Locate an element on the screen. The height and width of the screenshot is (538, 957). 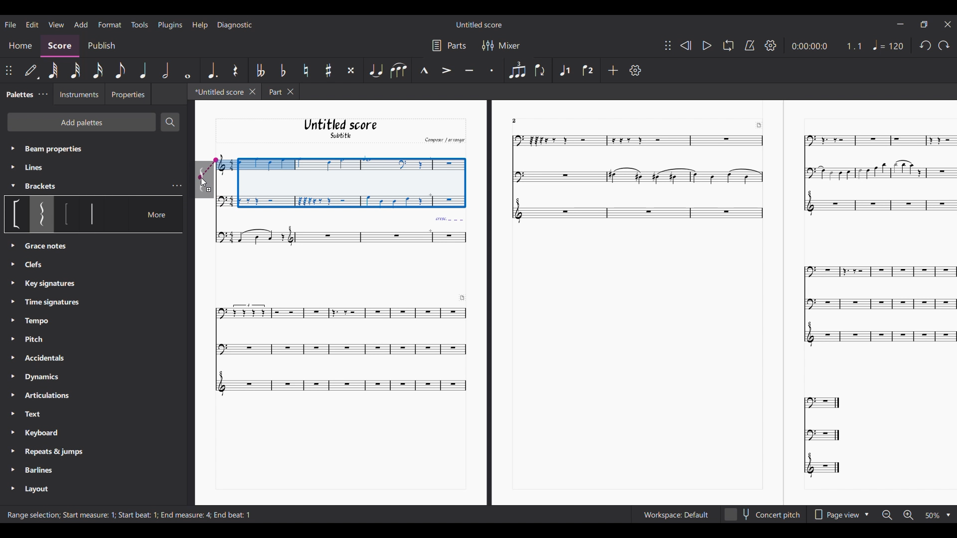
Home  is located at coordinates (20, 47).